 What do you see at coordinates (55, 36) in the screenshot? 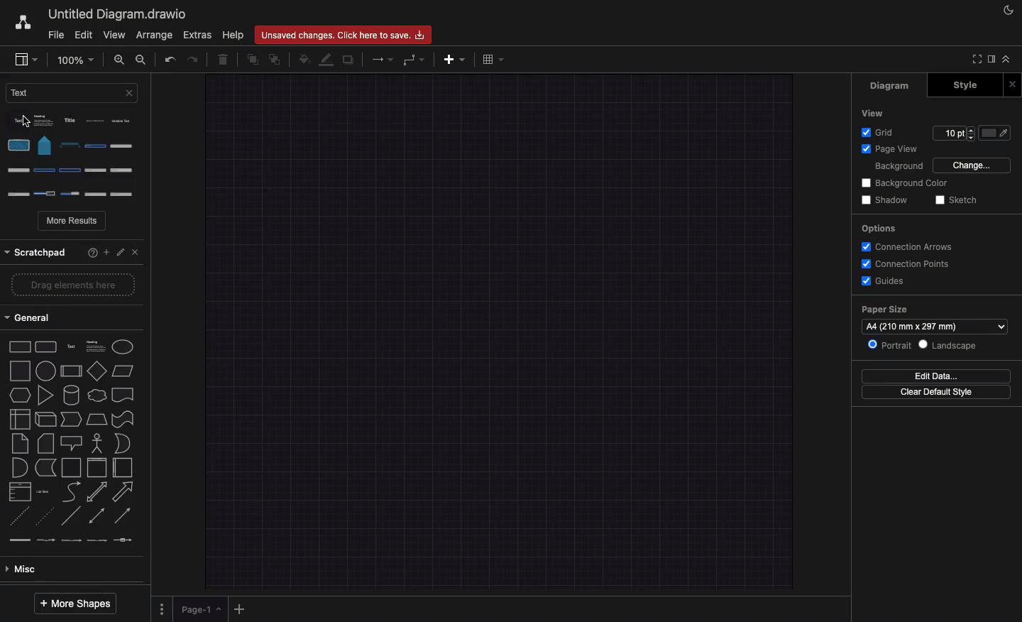
I see `File` at bounding box center [55, 36].